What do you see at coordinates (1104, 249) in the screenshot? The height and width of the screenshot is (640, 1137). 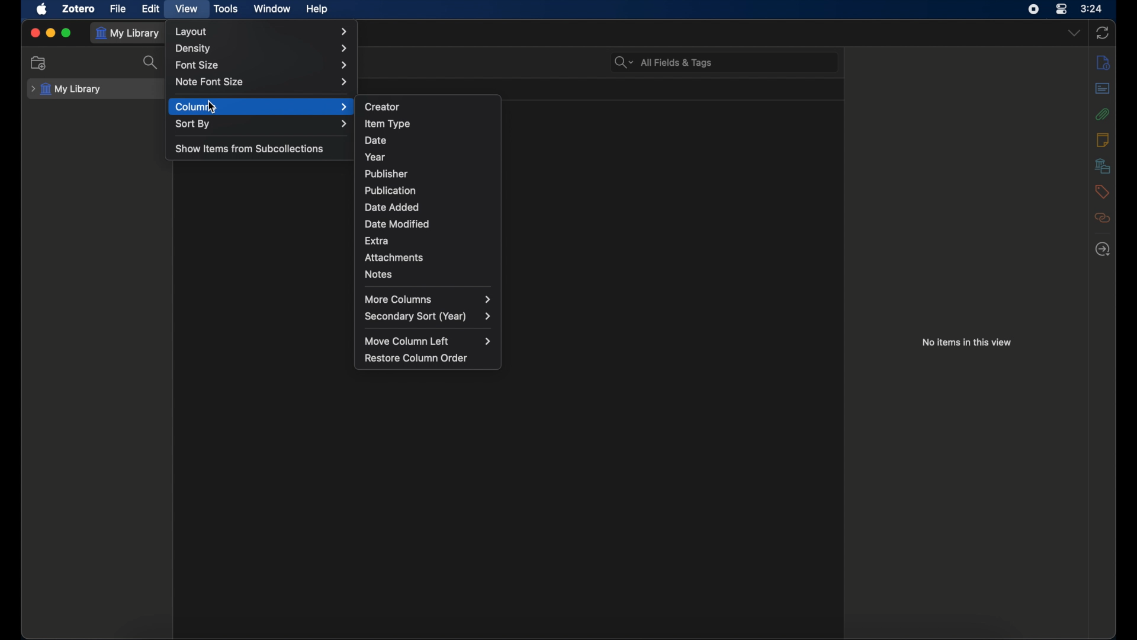 I see `locate` at bounding box center [1104, 249].